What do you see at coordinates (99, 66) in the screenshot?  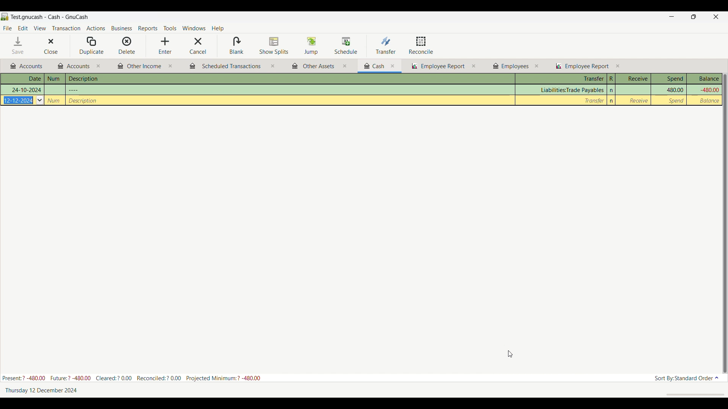 I see `close` at bounding box center [99, 66].